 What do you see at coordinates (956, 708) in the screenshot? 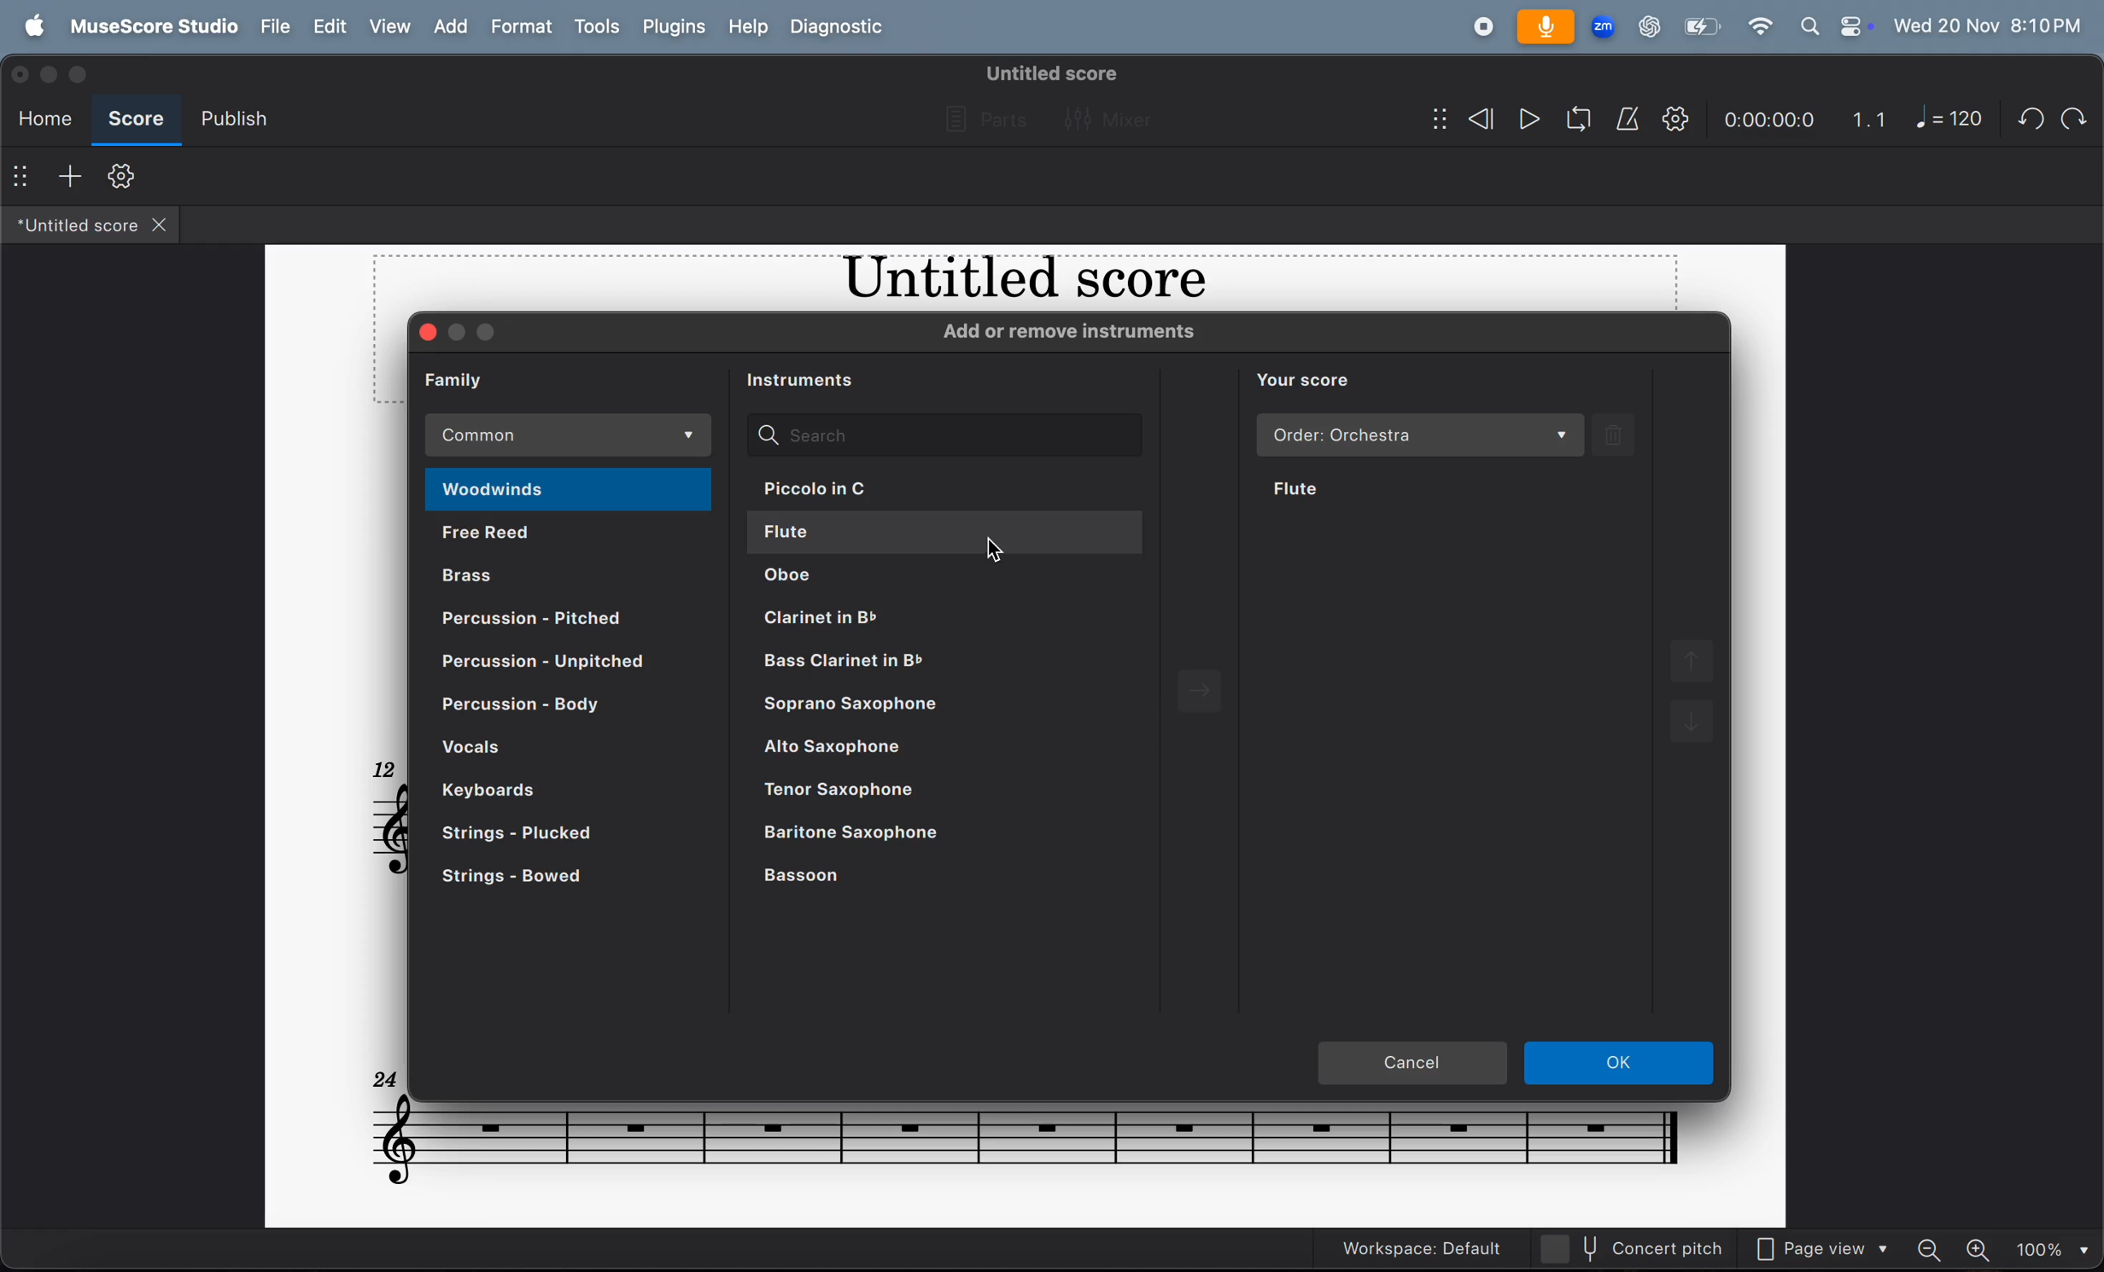
I see `saprano saxophone` at bounding box center [956, 708].